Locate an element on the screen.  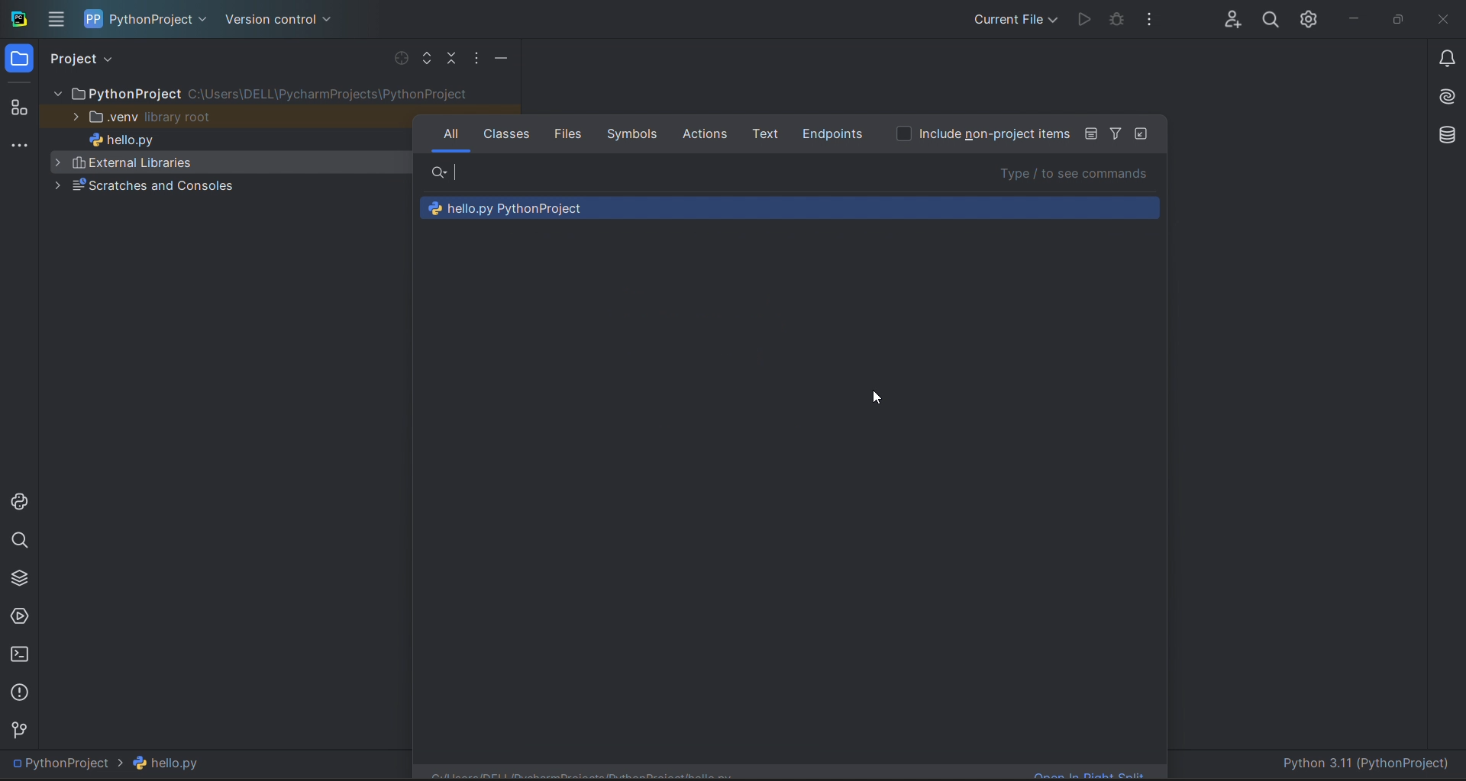
options is located at coordinates (1150, 18).